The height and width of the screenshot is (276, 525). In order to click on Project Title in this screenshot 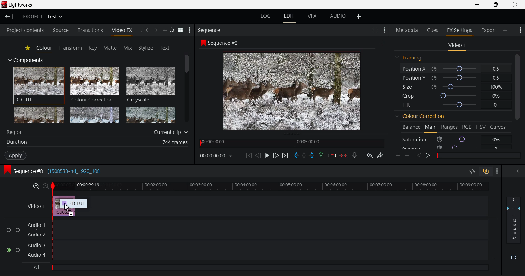, I will do `click(43, 16)`.